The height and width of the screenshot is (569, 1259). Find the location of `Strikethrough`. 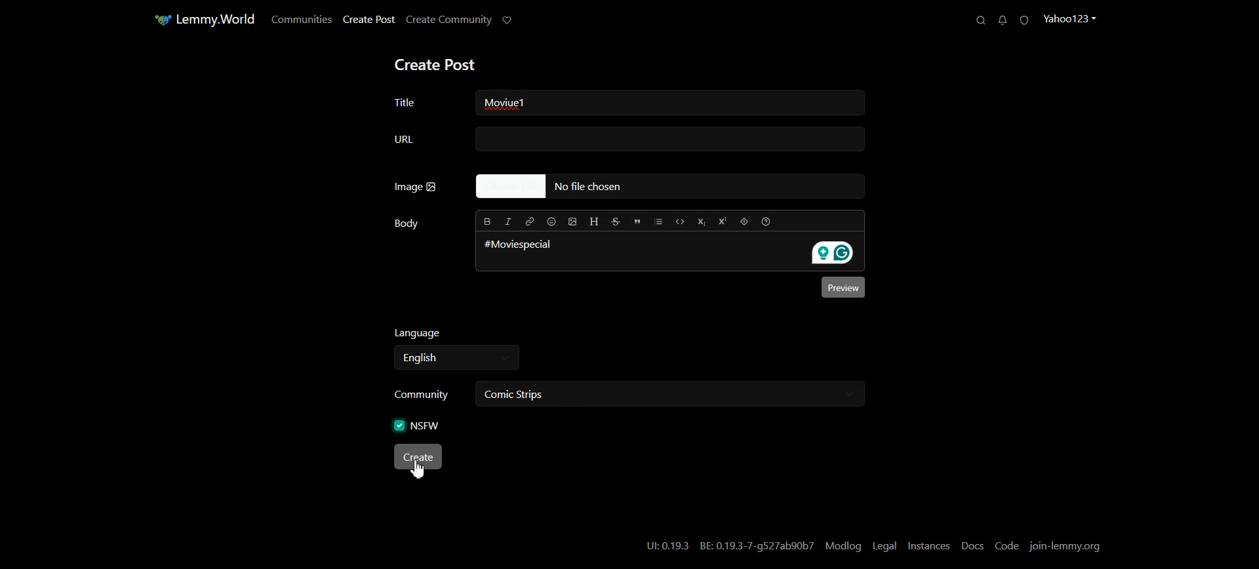

Strikethrough is located at coordinates (616, 220).